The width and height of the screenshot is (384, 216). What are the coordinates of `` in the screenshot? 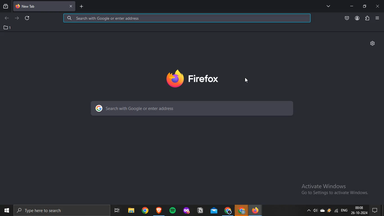 It's located at (145, 210).